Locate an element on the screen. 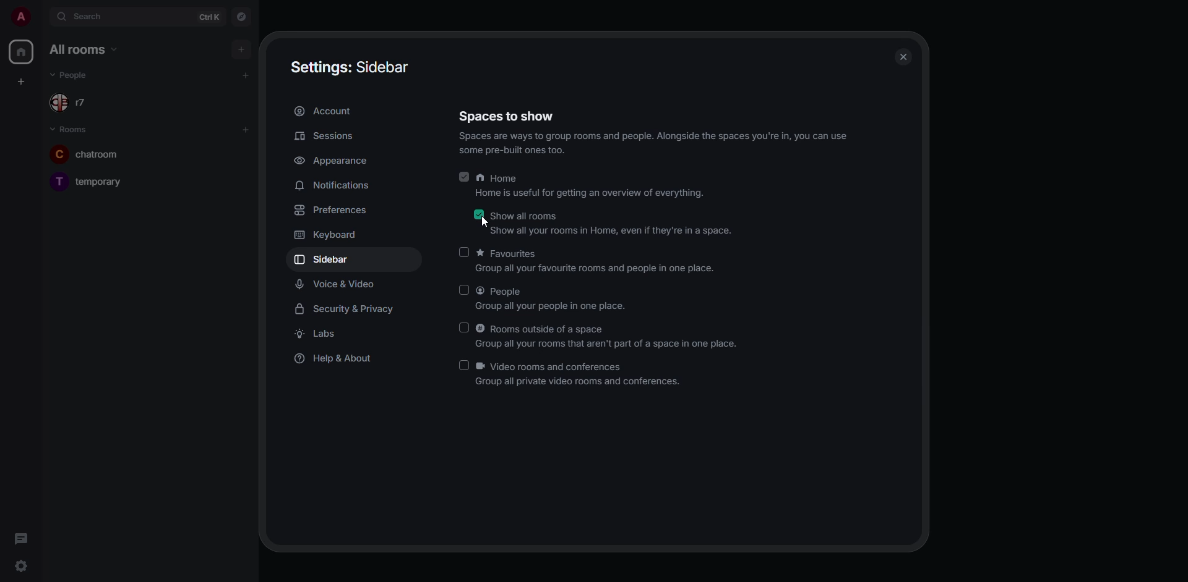  people is located at coordinates (554, 298).